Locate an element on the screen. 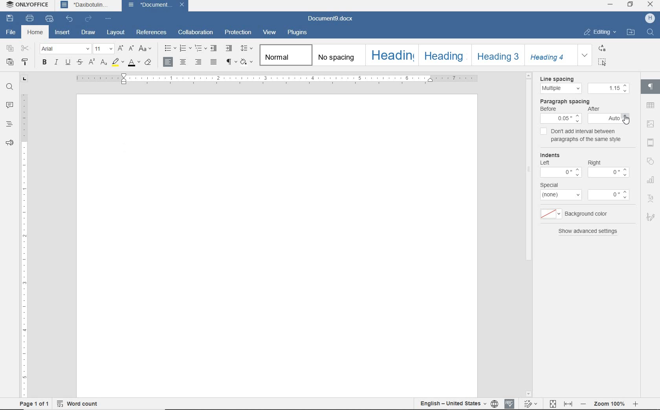  layout is located at coordinates (117, 33).